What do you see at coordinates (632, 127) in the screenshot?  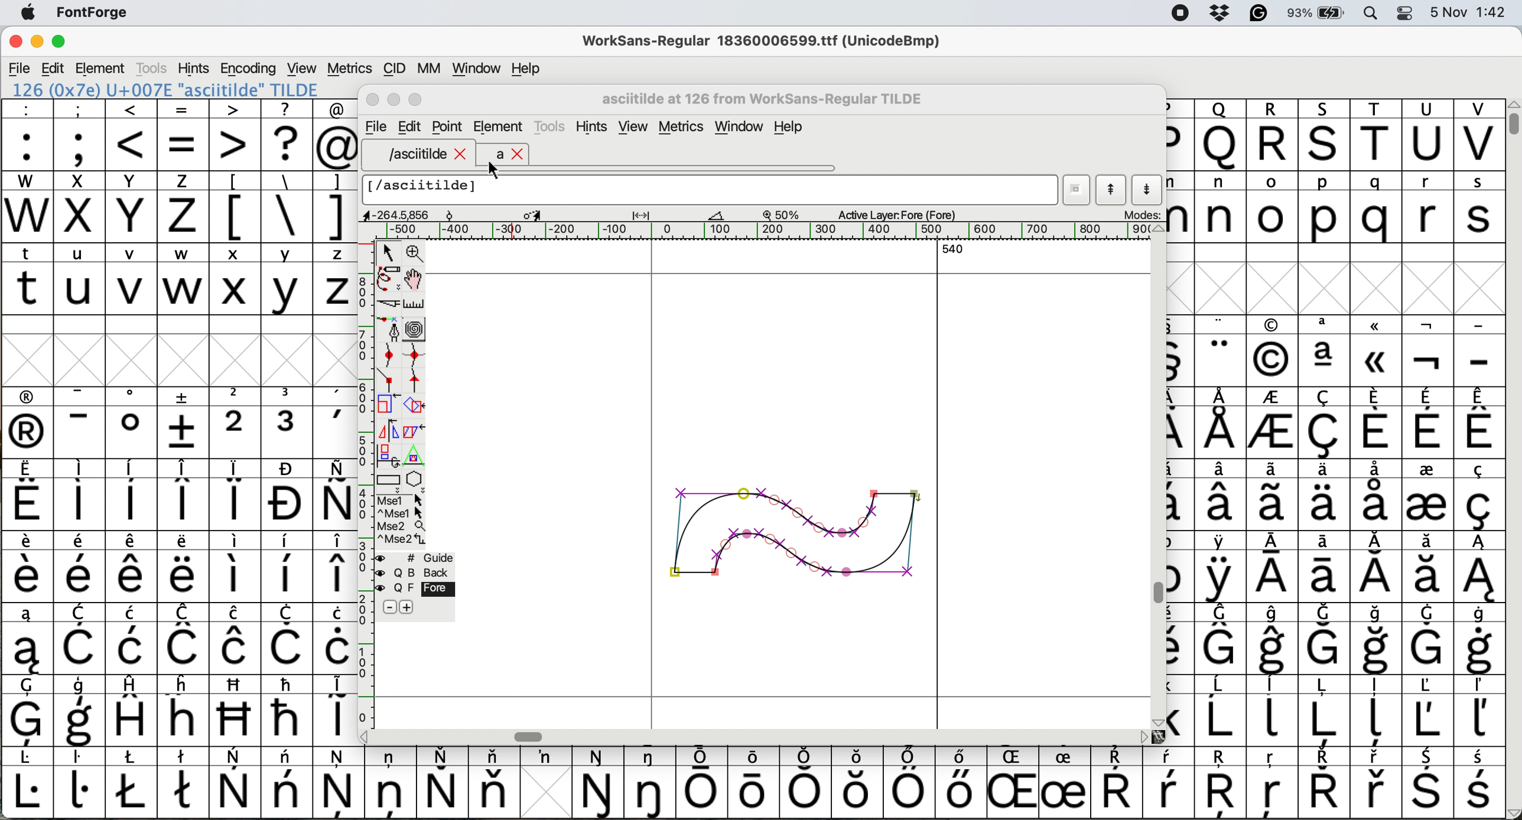 I see `view` at bounding box center [632, 127].